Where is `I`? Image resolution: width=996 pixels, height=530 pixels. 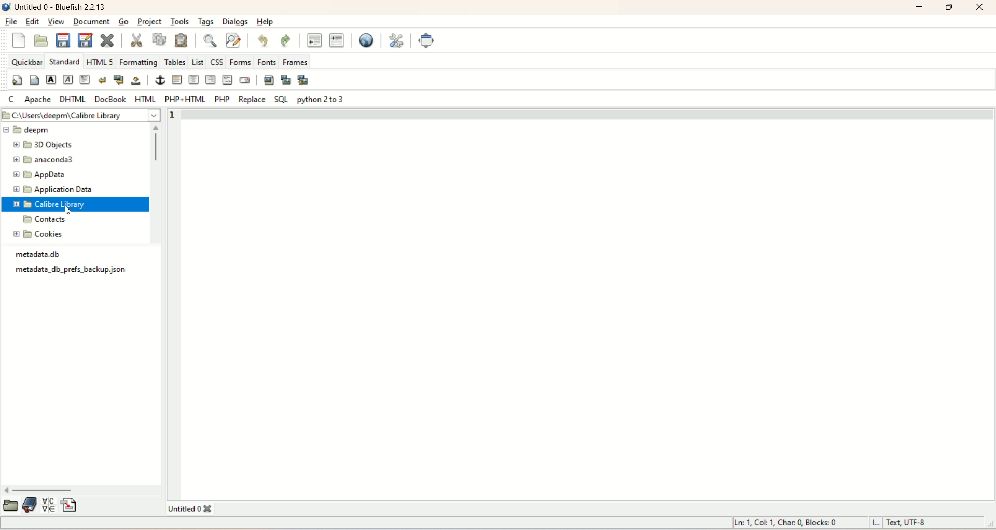
I is located at coordinates (879, 524).